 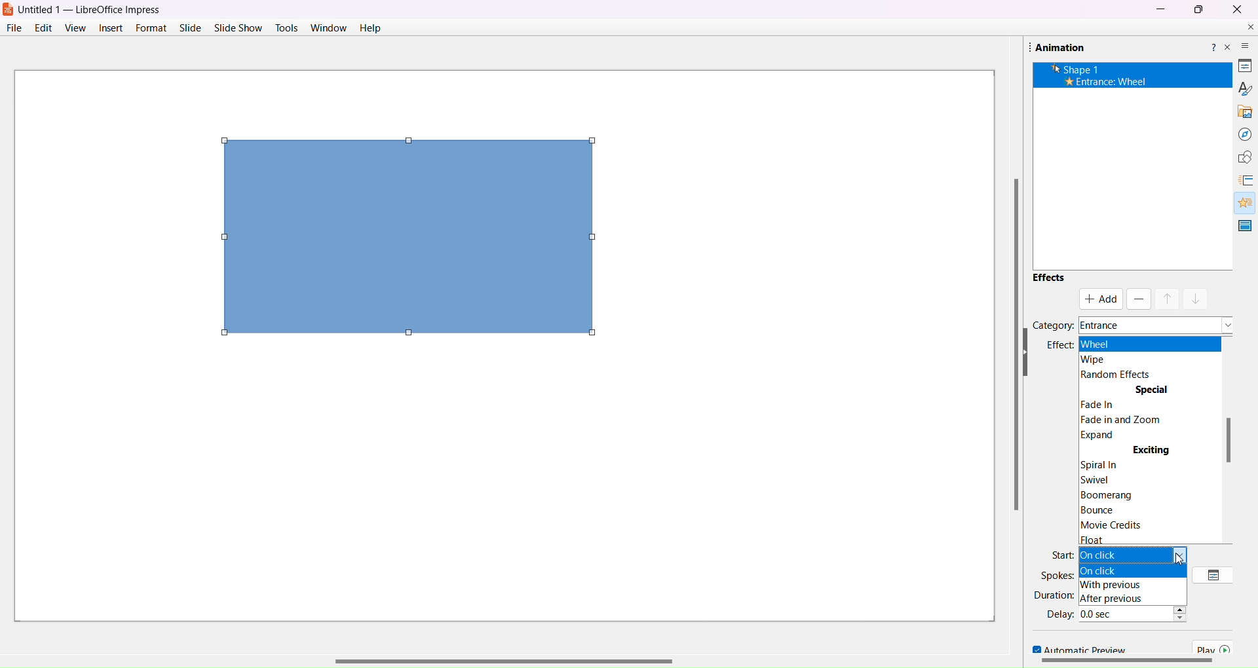 I want to click on Close Pane, so click(x=1228, y=48).